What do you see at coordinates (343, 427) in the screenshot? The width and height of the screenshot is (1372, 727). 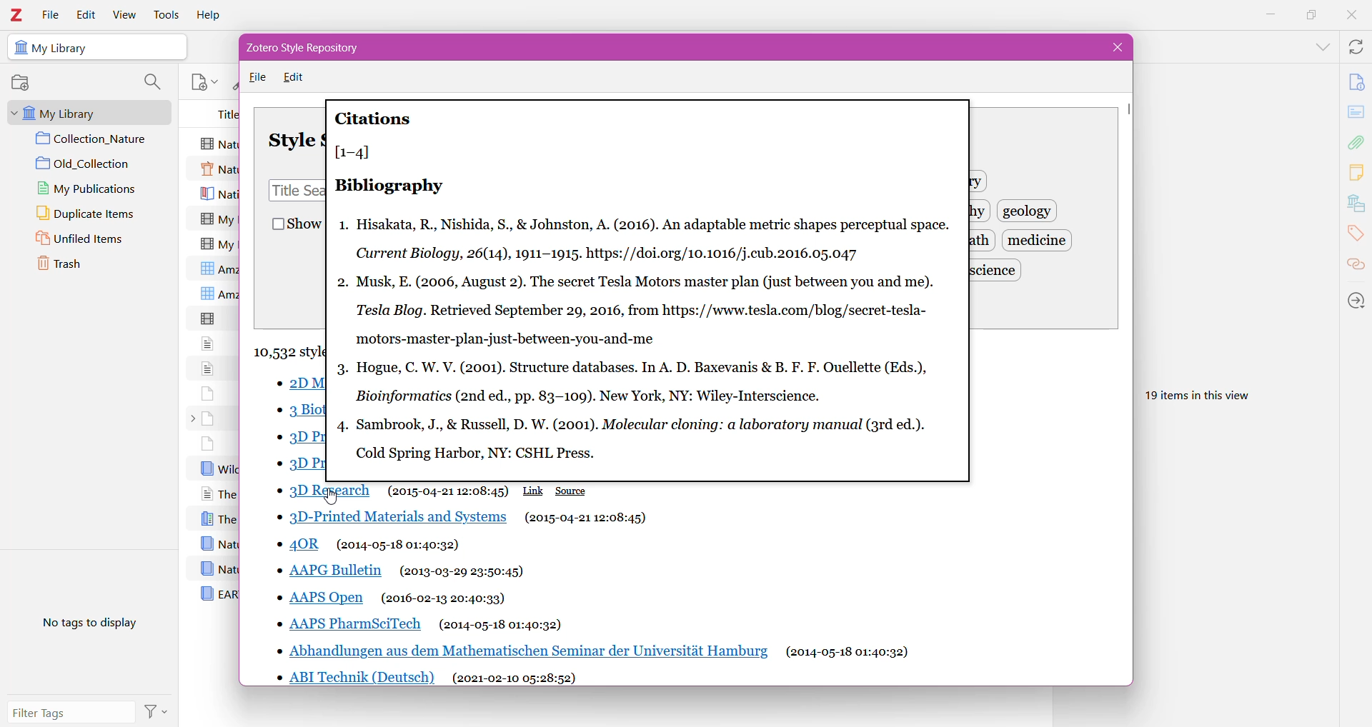 I see `4.` at bounding box center [343, 427].